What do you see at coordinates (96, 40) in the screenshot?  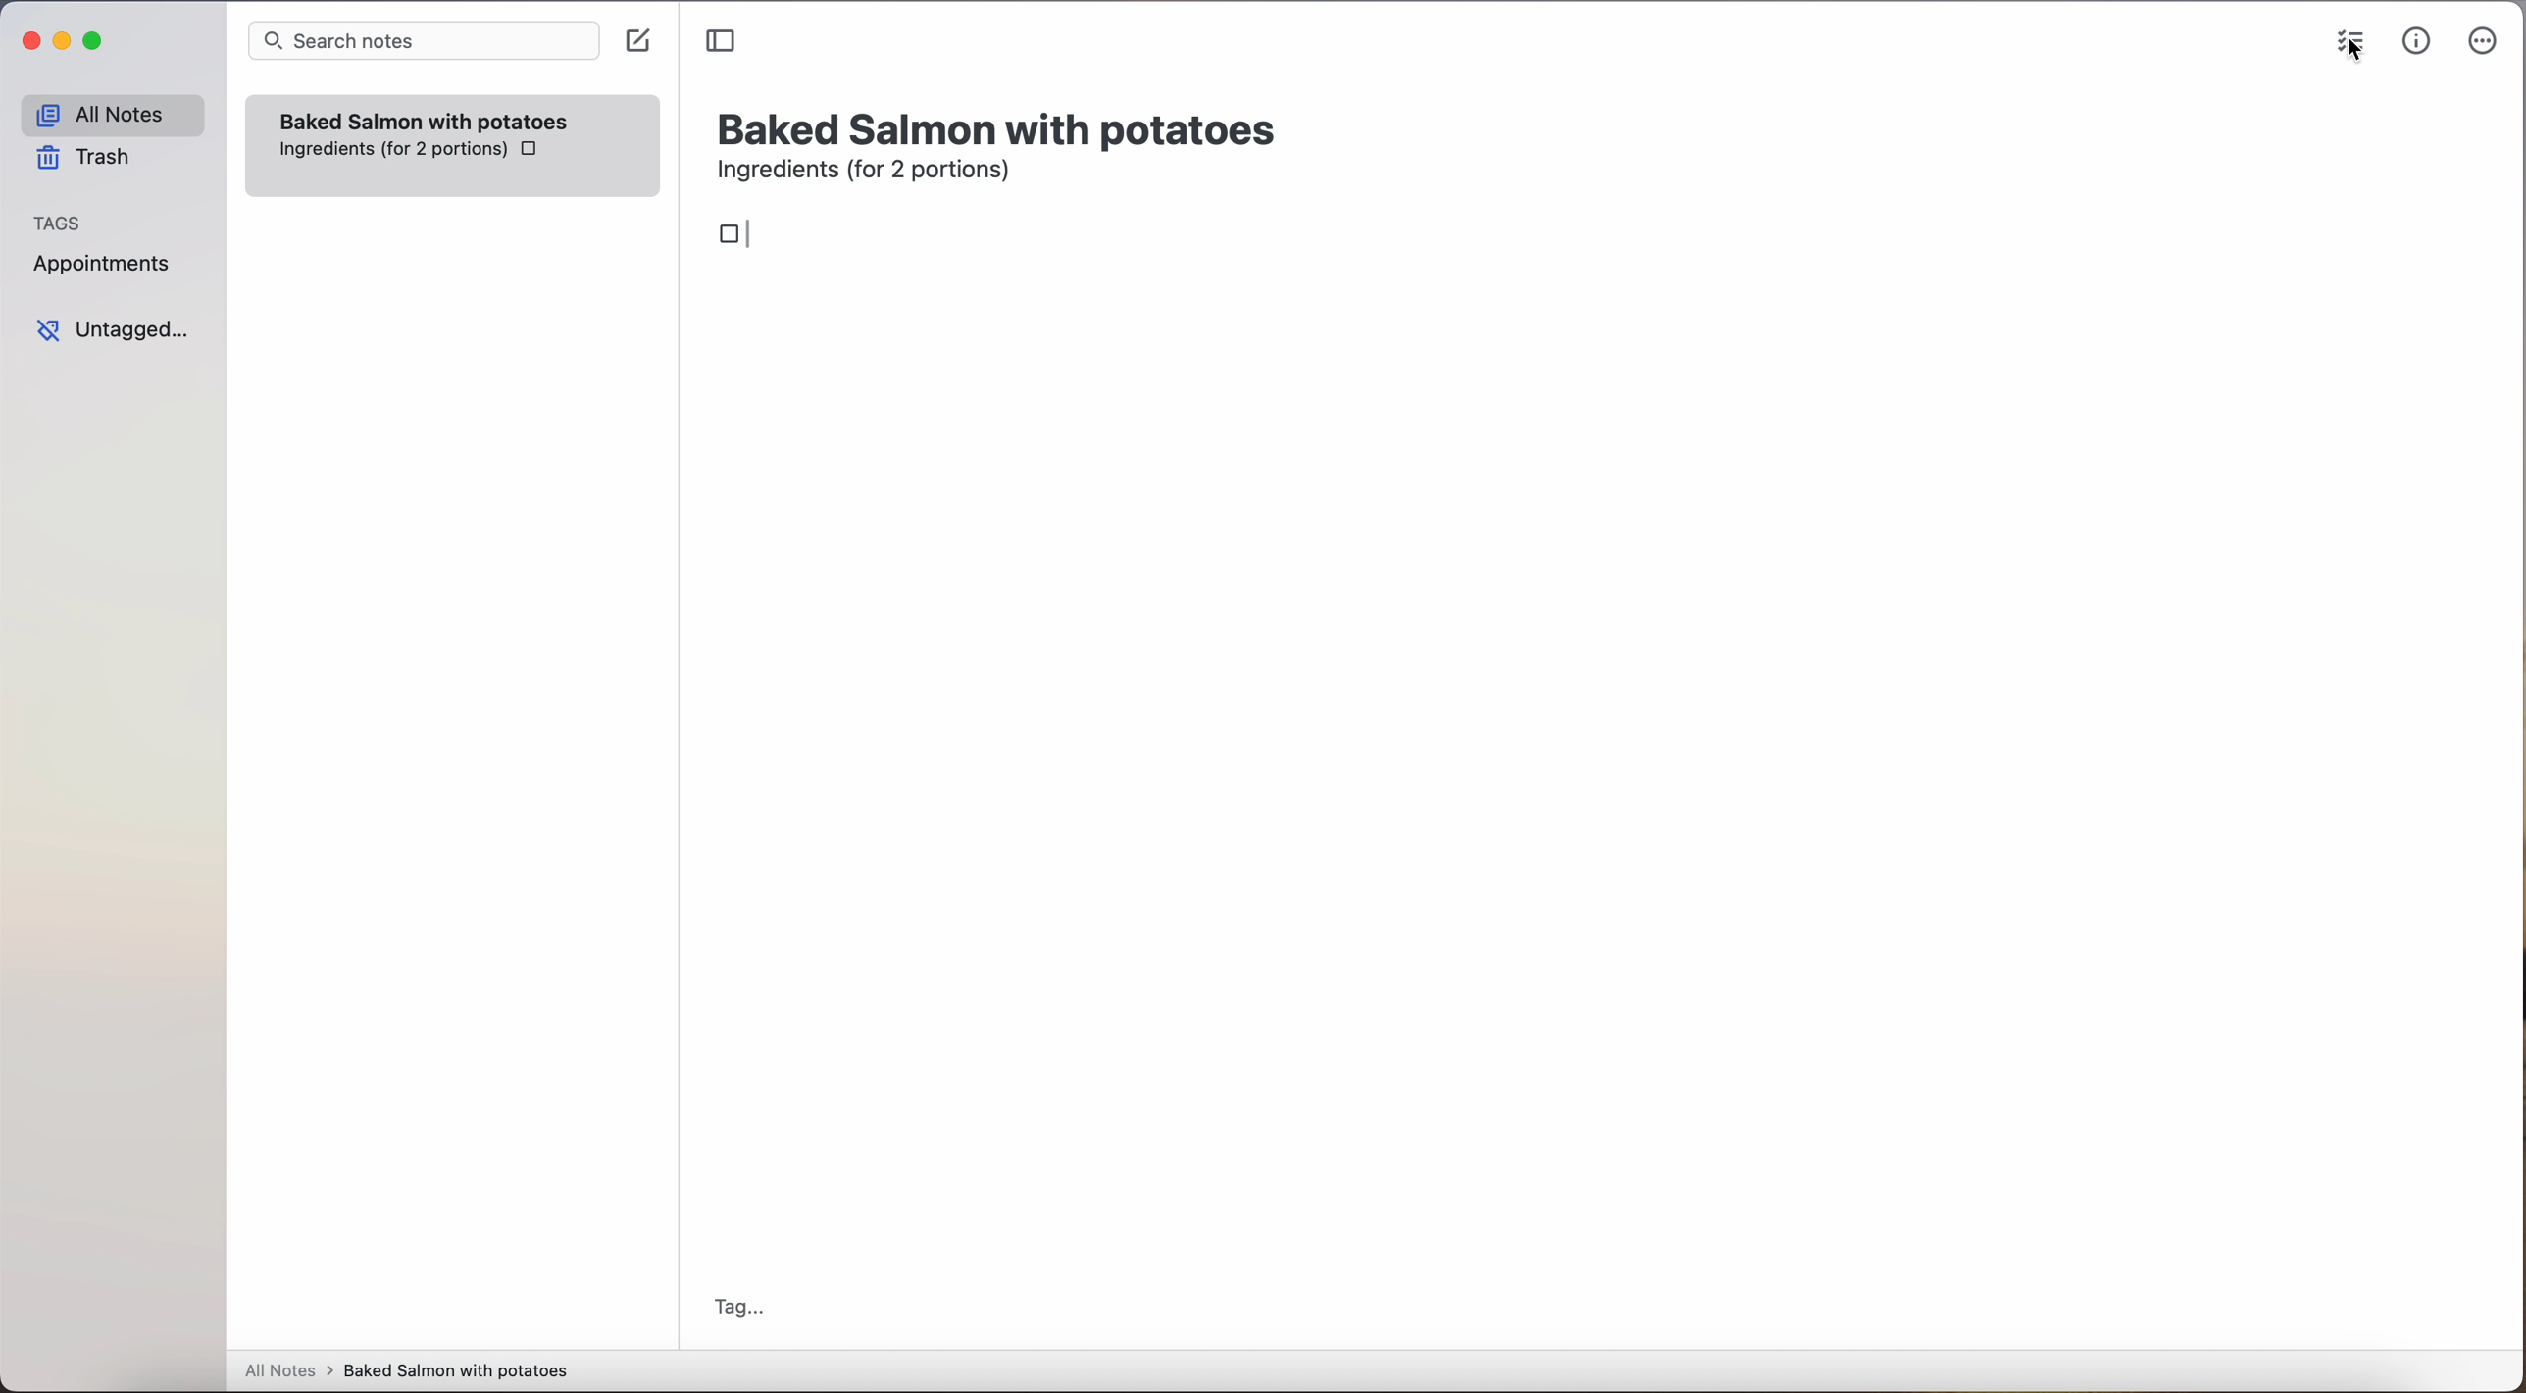 I see `maximize` at bounding box center [96, 40].